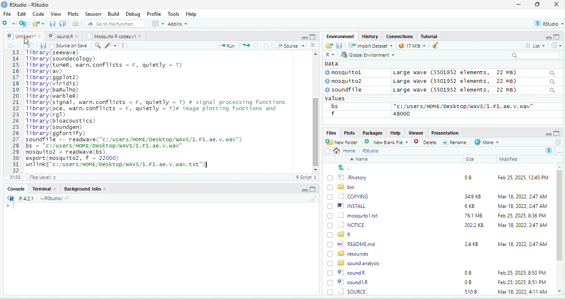 This screenshot has height=299, width=565. Describe the element at coordinates (158, 24) in the screenshot. I see `view` at that location.